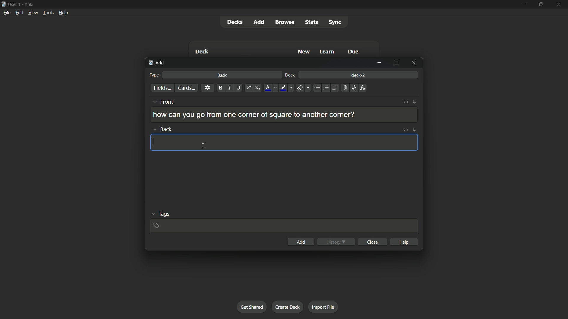 The width and height of the screenshot is (568, 319). What do you see at coordinates (6, 13) in the screenshot?
I see `file menu` at bounding box center [6, 13].